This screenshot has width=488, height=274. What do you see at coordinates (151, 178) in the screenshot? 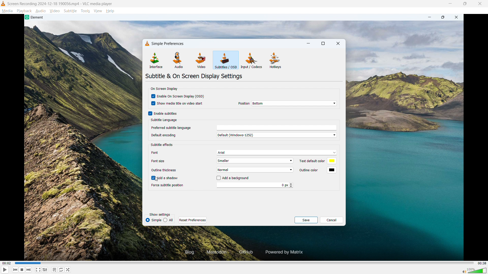
I see `checkbox` at bounding box center [151, 178].